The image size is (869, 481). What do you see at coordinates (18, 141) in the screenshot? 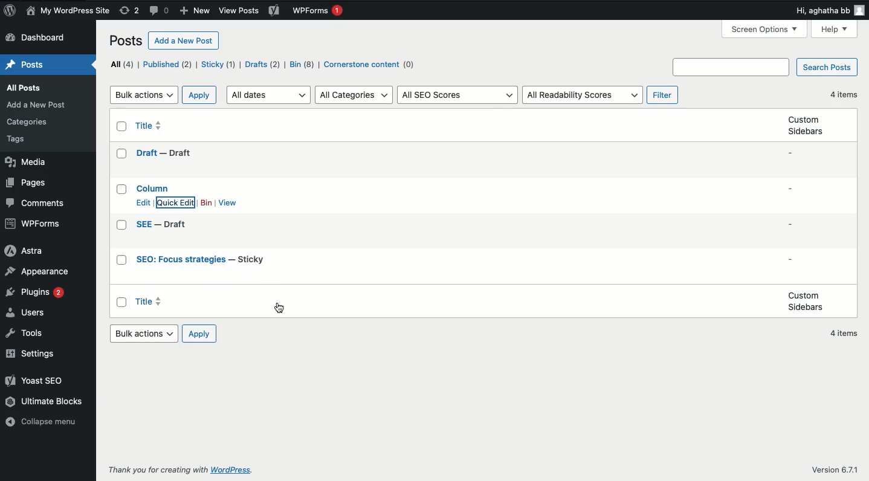
I see `` at bounding box center [18, 141].